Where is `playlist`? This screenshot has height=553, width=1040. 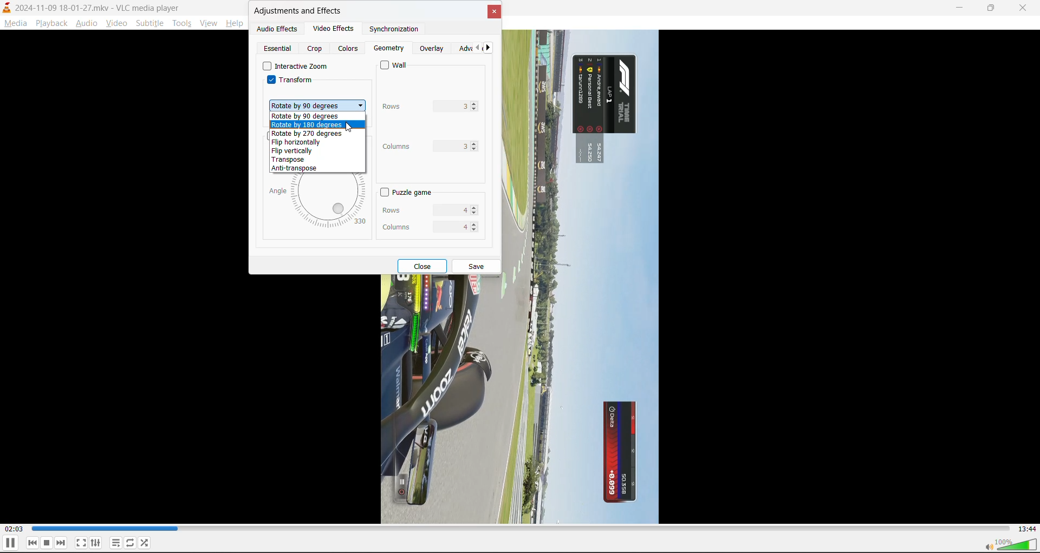
playlist is located at coordinates (116, 543).